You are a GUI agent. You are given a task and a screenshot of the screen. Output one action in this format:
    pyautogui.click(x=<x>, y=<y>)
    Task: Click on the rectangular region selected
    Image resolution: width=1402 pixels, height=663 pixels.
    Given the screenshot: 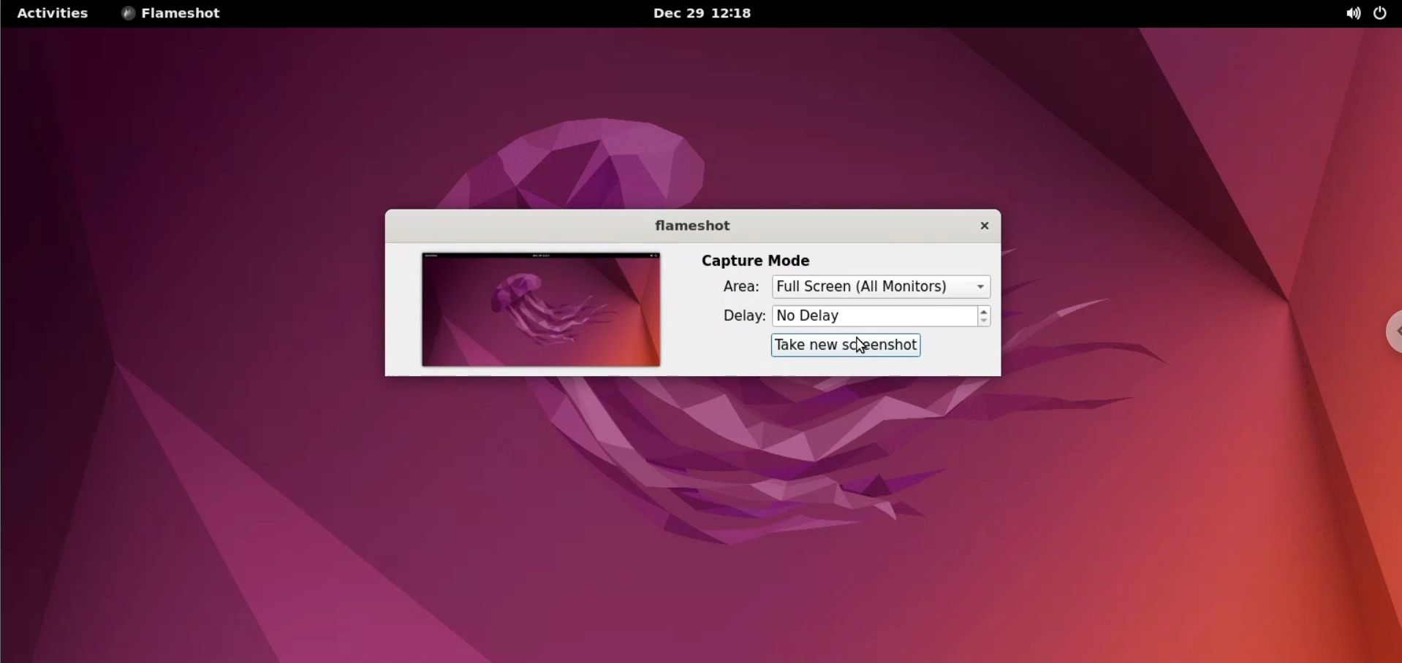 What is the action you would take?
    pyautogui.click(x=880, y=287)
    